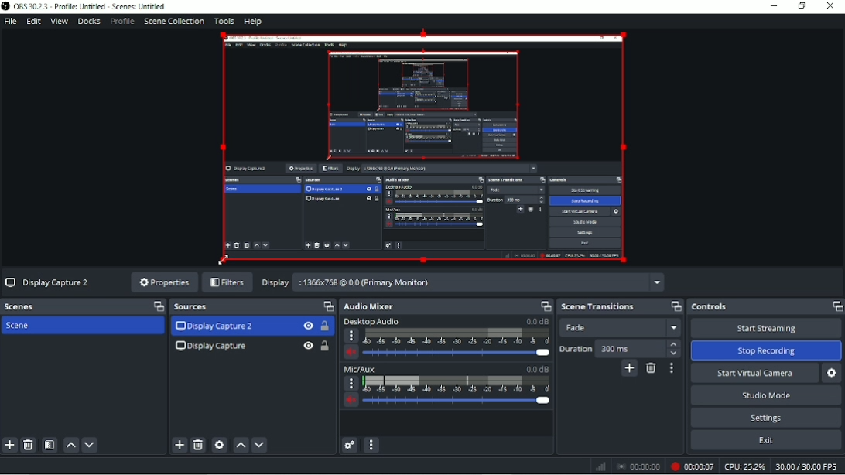 The image size is (845, 475). Describe the element at coordinates (51, 280) in the screenshot. I see `Display Capture 2` at that location.